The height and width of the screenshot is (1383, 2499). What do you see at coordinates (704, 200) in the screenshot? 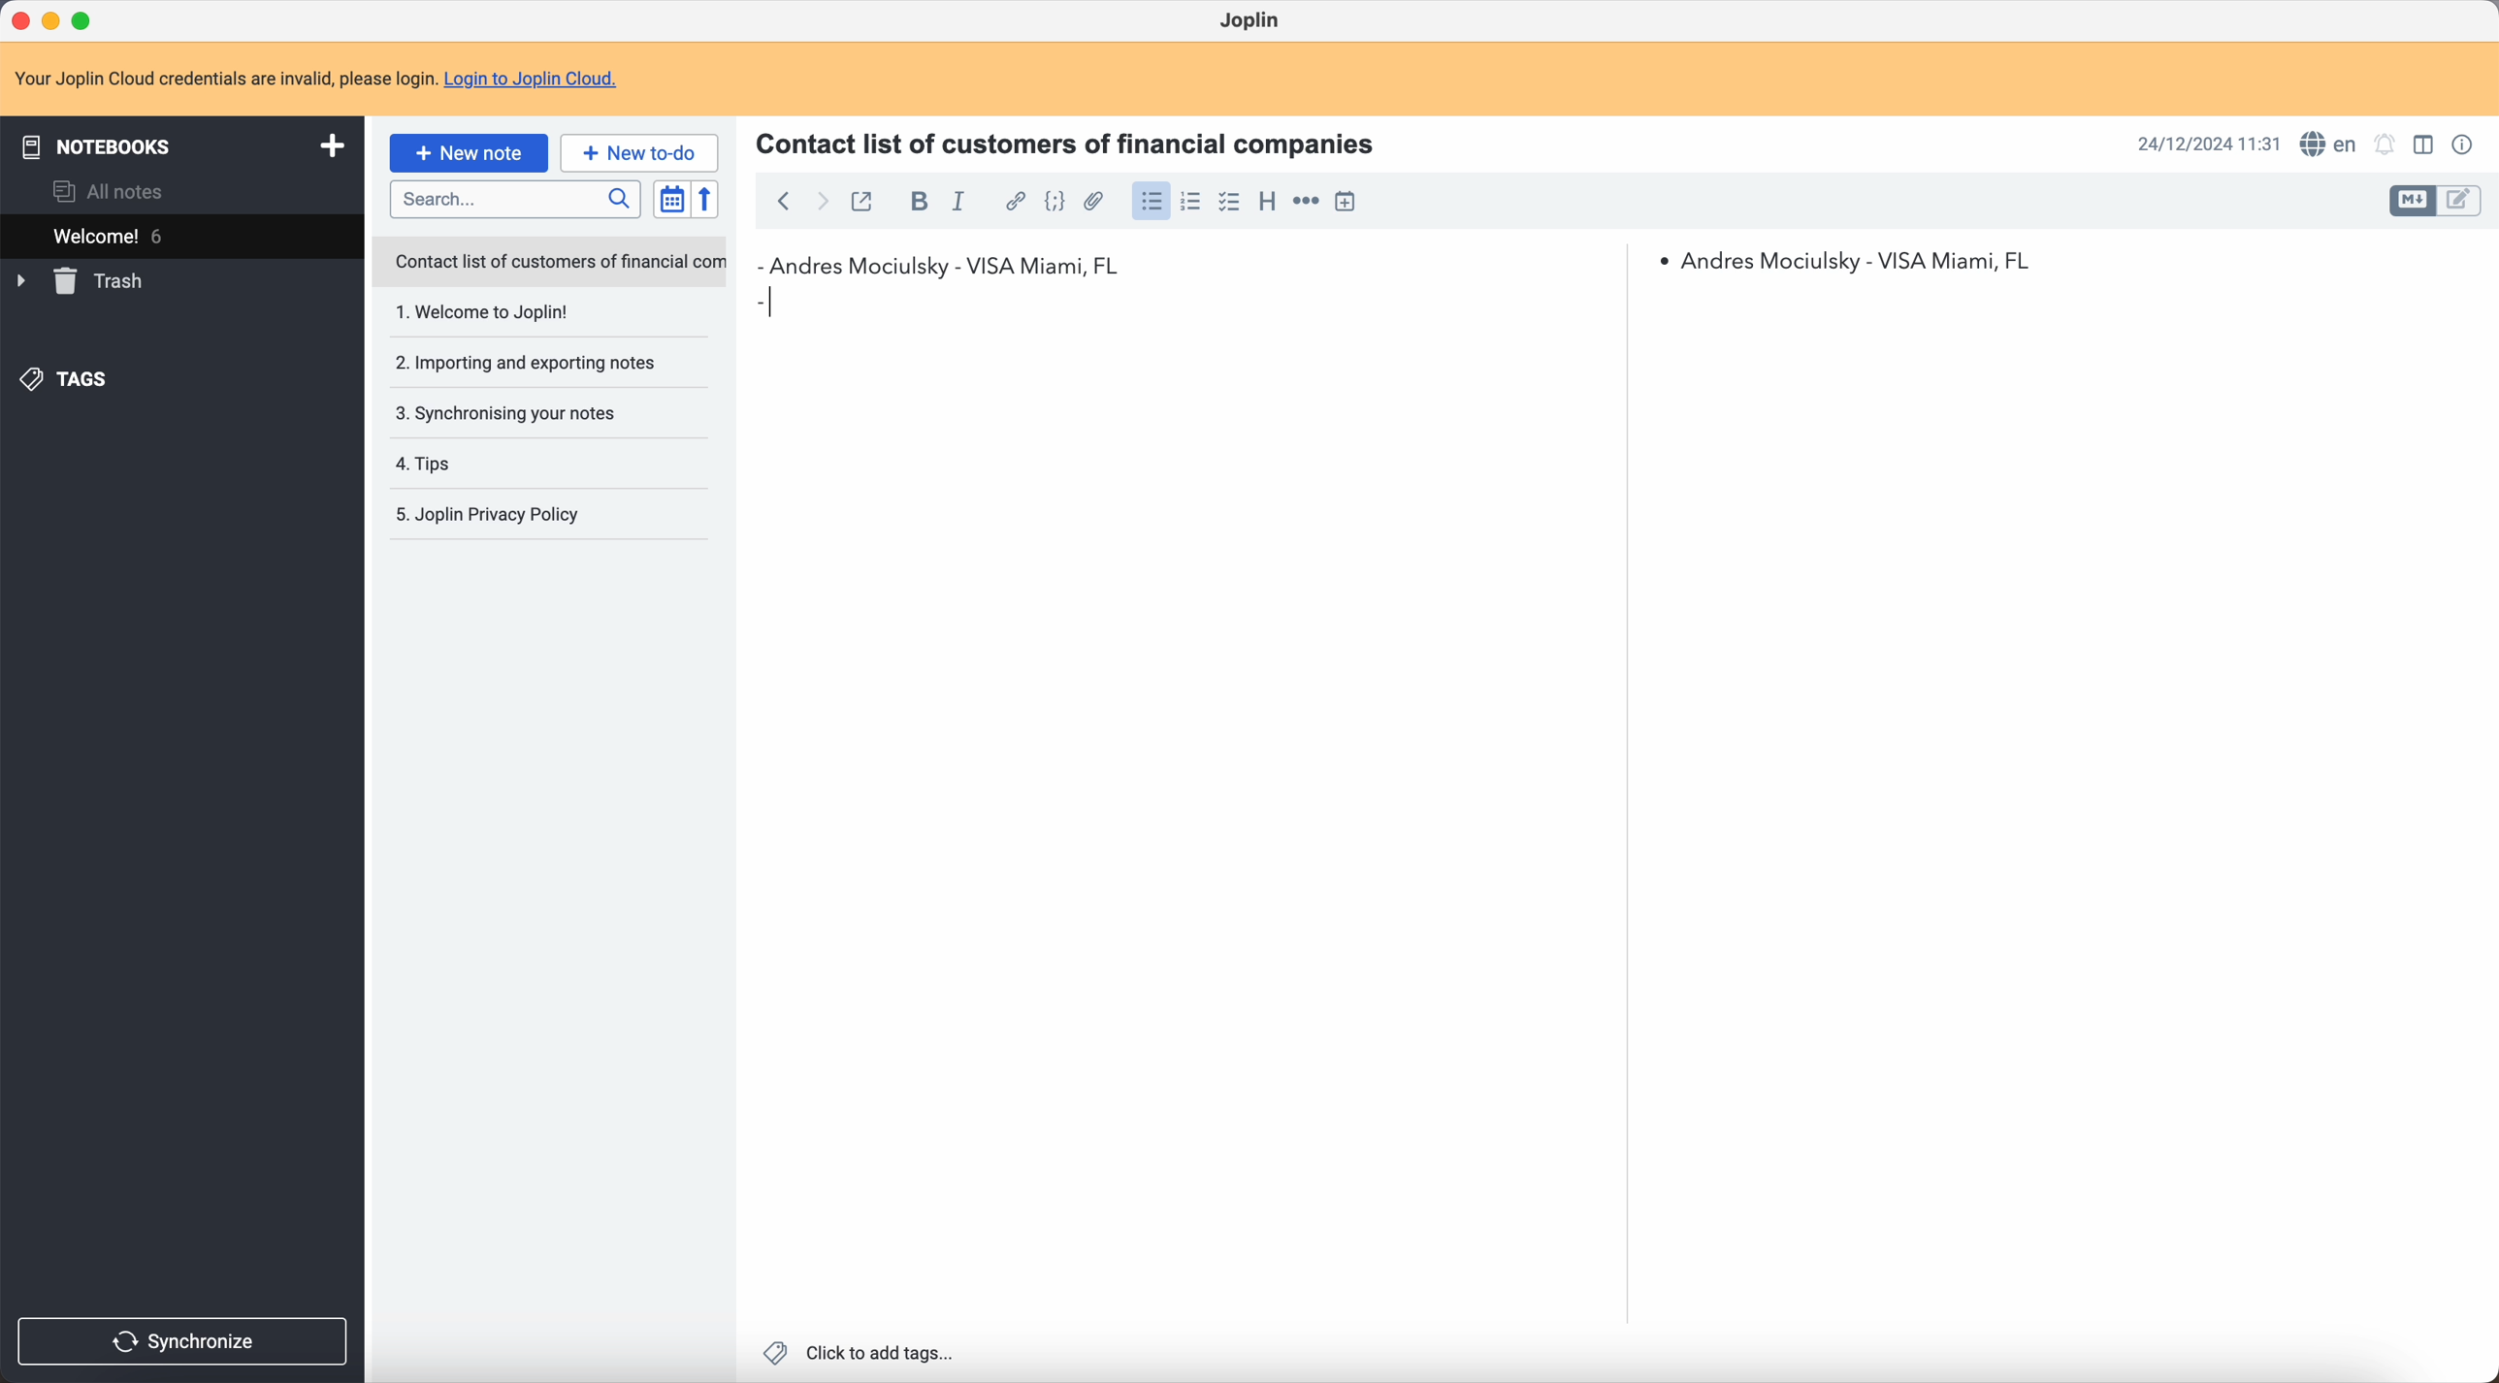
I see `reverse sort order` at bounding box center [704, 200].